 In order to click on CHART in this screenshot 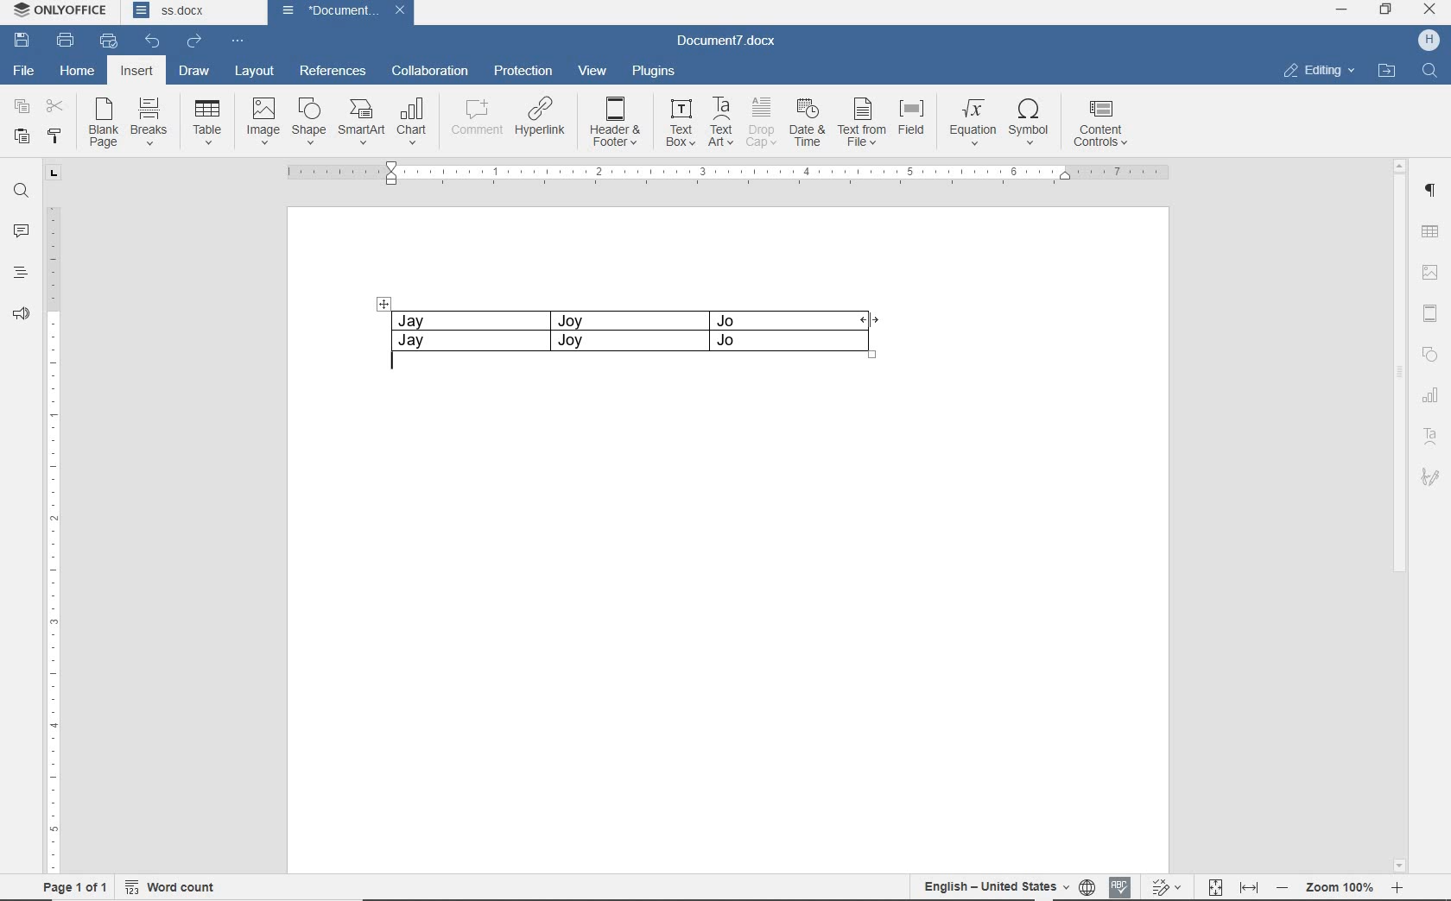, I will do `click(413, 123)`.